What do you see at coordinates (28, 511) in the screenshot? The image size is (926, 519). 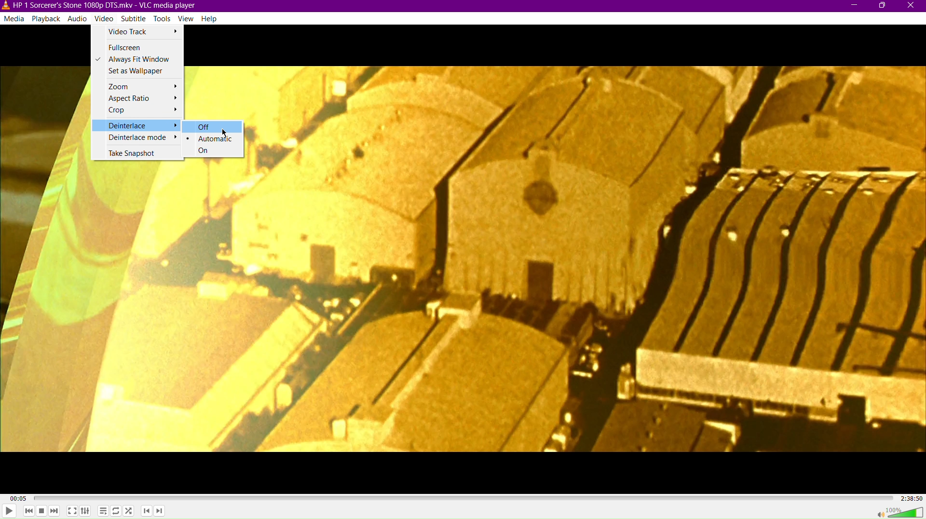 I see `Skip Back` at bounding box center [28, 511].